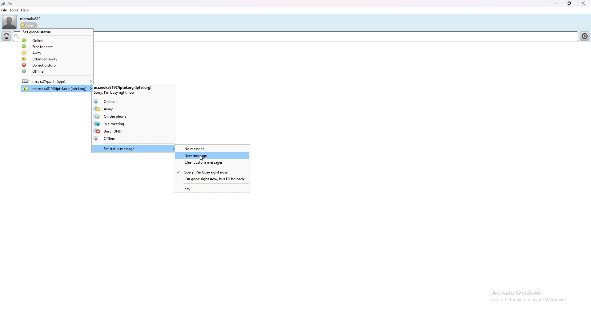  What do you see at coordinates (7, 36) in the screenshot?
I see `dialpad` at bounding box center [7, 36].